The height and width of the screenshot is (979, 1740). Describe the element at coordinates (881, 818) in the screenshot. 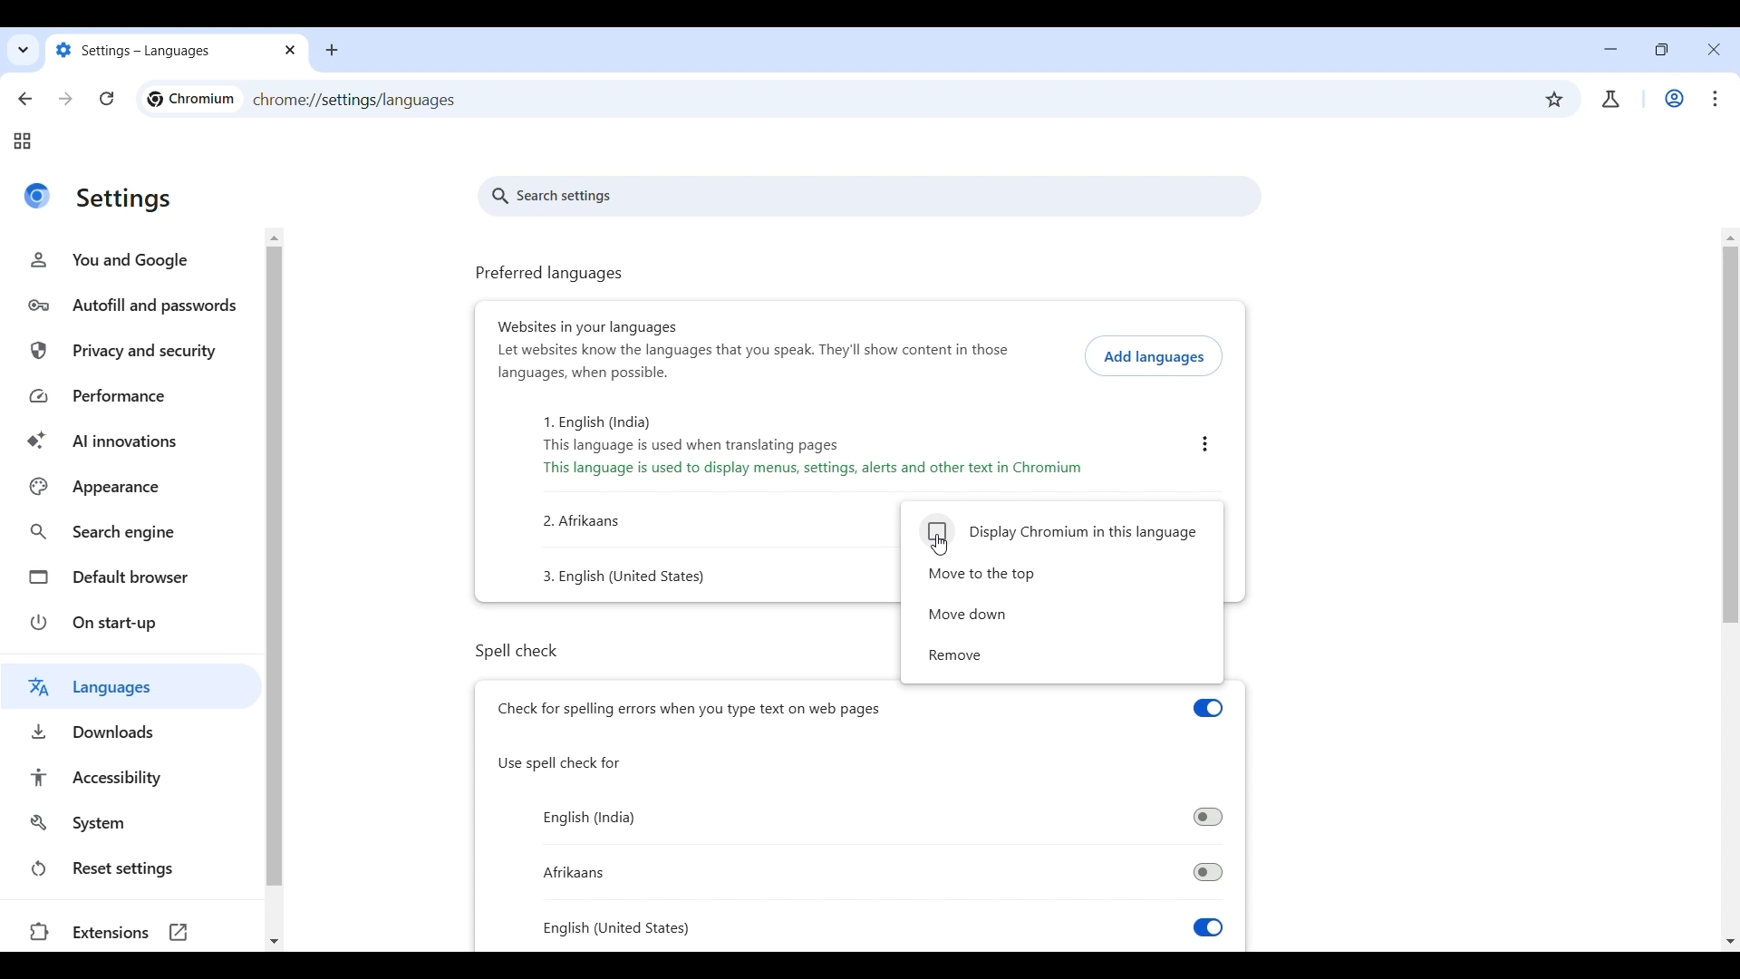

I see `Toggle for spell check in English (India)` at that location.